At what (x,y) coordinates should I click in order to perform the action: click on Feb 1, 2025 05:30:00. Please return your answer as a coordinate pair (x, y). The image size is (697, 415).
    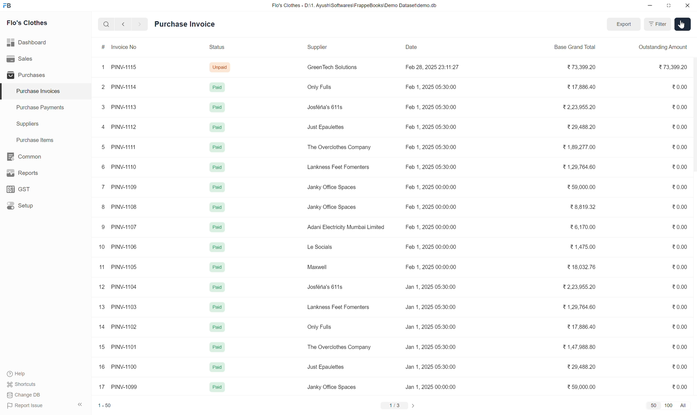
    Looking at the image, I should click on (433, 87).